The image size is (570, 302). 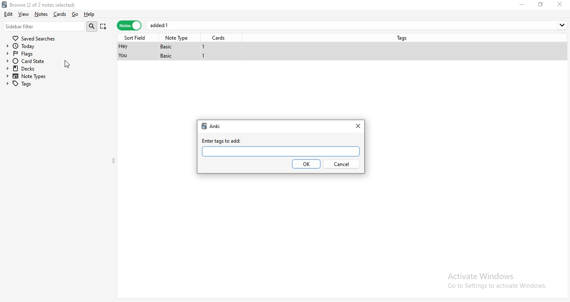 I want to click on cancel, so click(x=341, y=164).